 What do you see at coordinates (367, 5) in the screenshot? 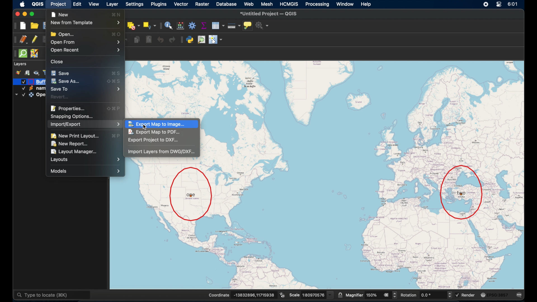
I see `help` at bounding box center [367, 5].